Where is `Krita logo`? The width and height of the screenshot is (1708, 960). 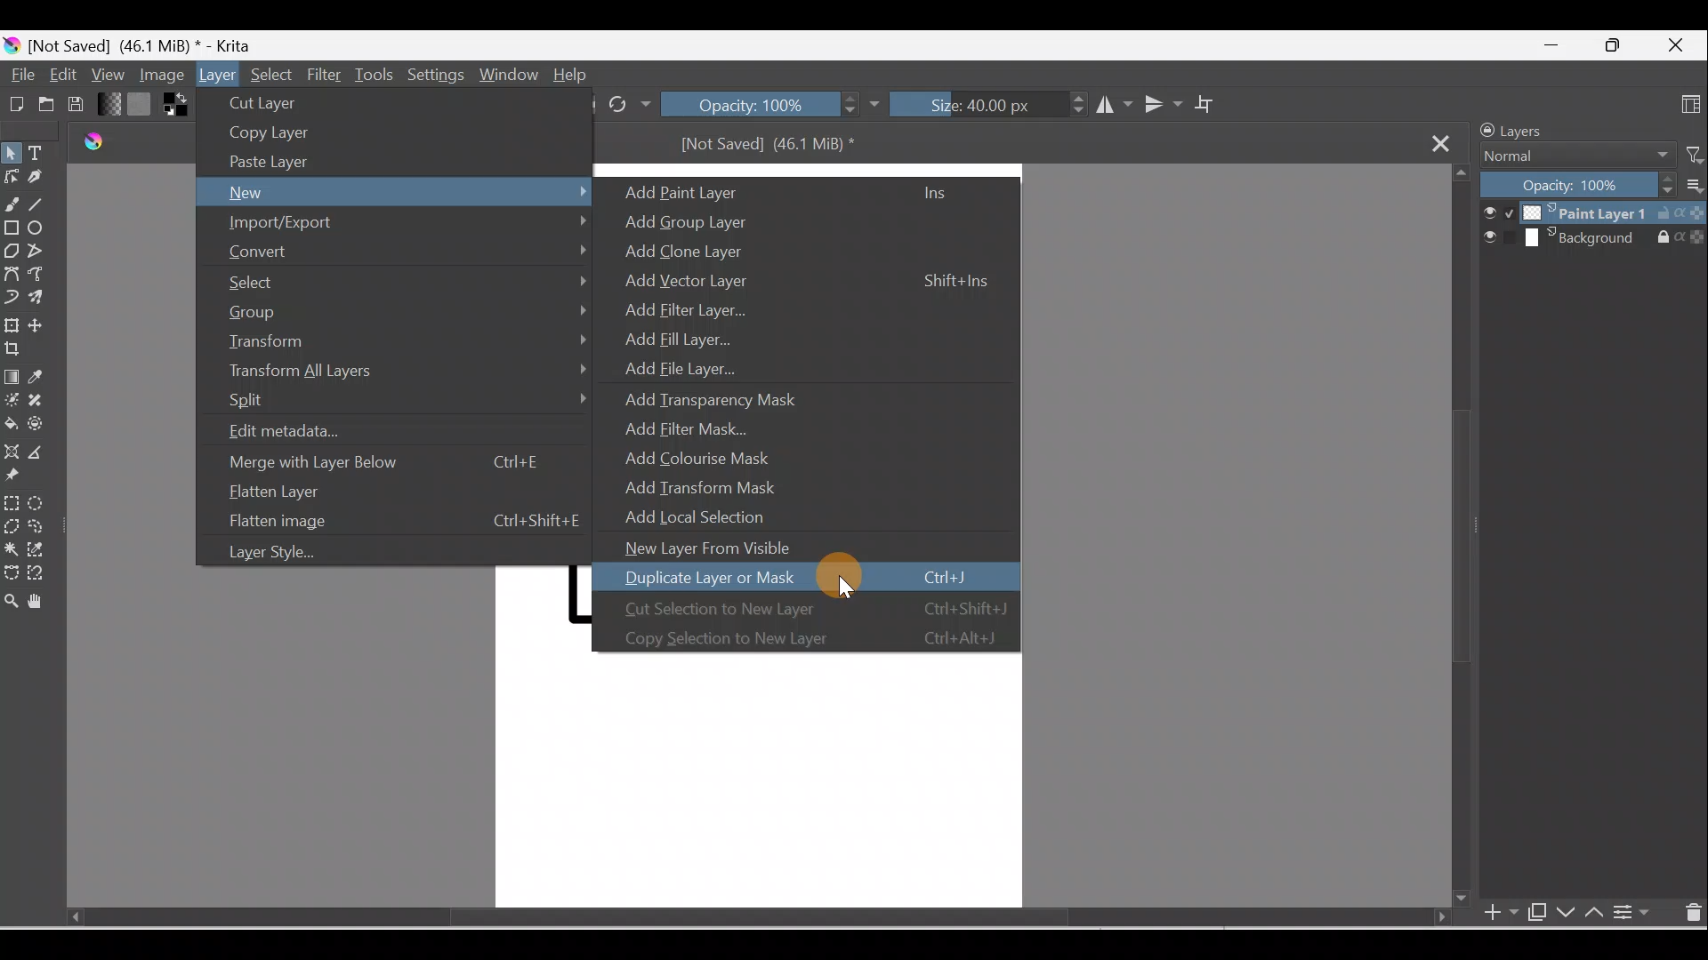
Krita logo is located at coordinates (11, 46).